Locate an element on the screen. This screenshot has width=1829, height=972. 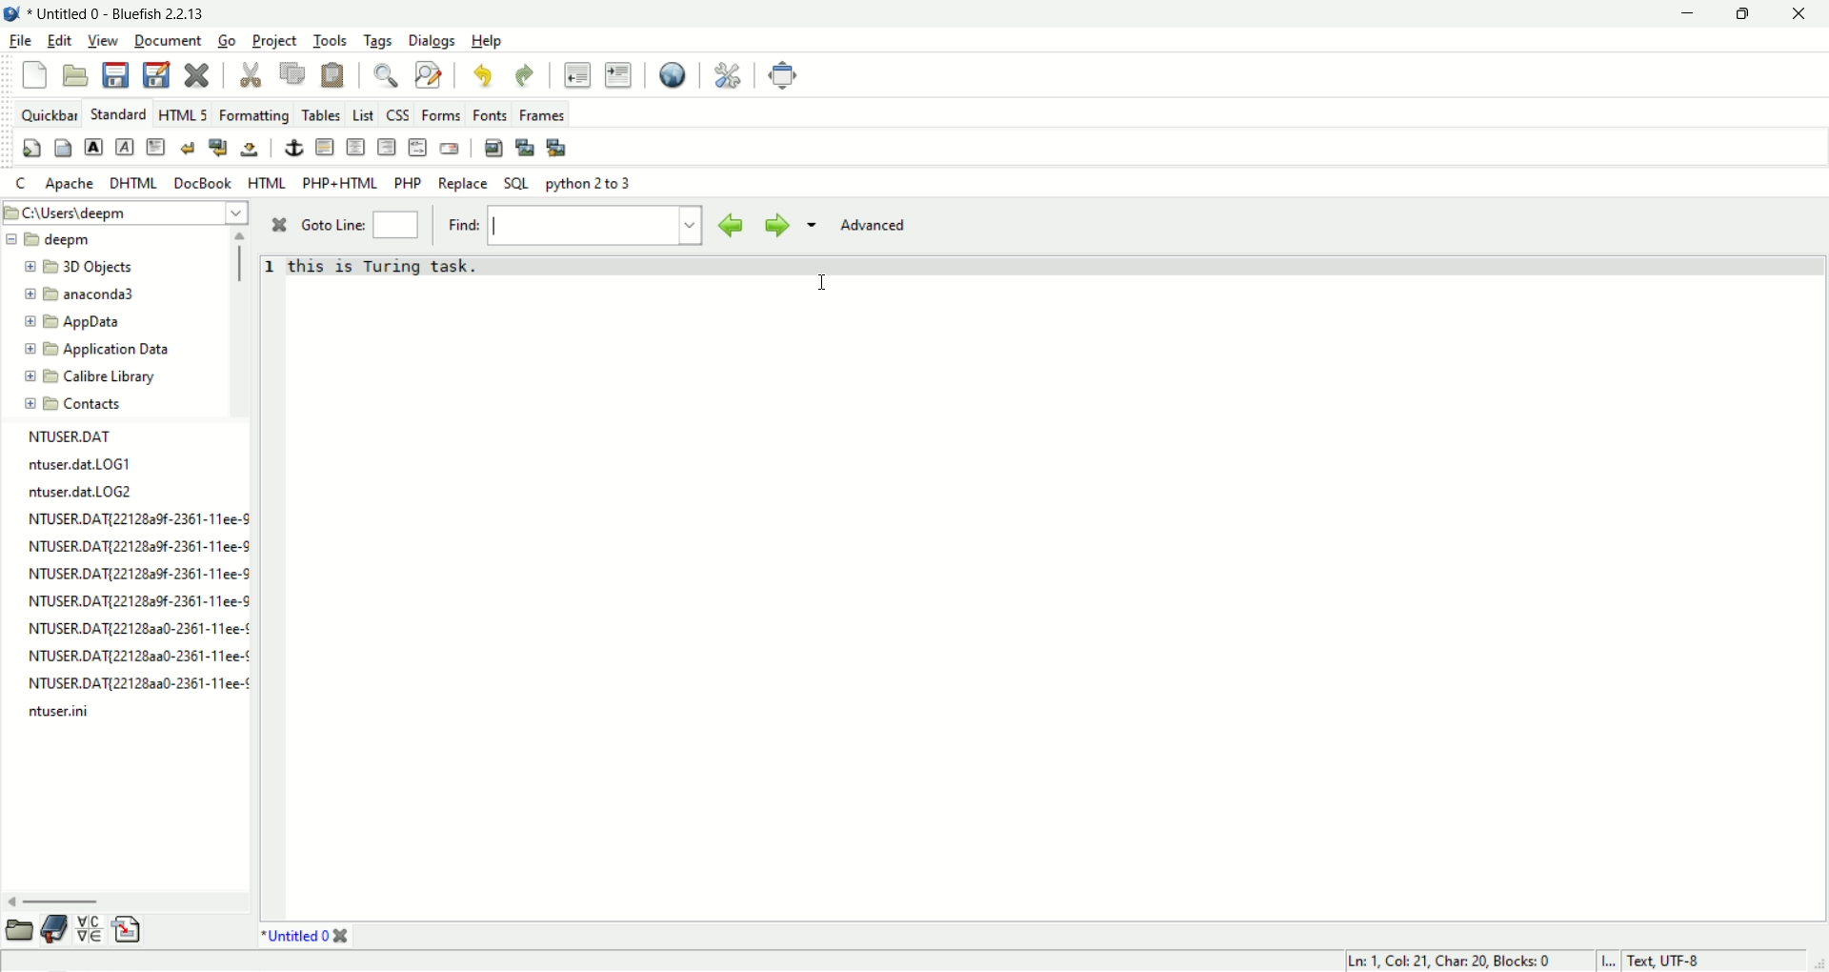
fullscreen is located at coordinates (784, 75).